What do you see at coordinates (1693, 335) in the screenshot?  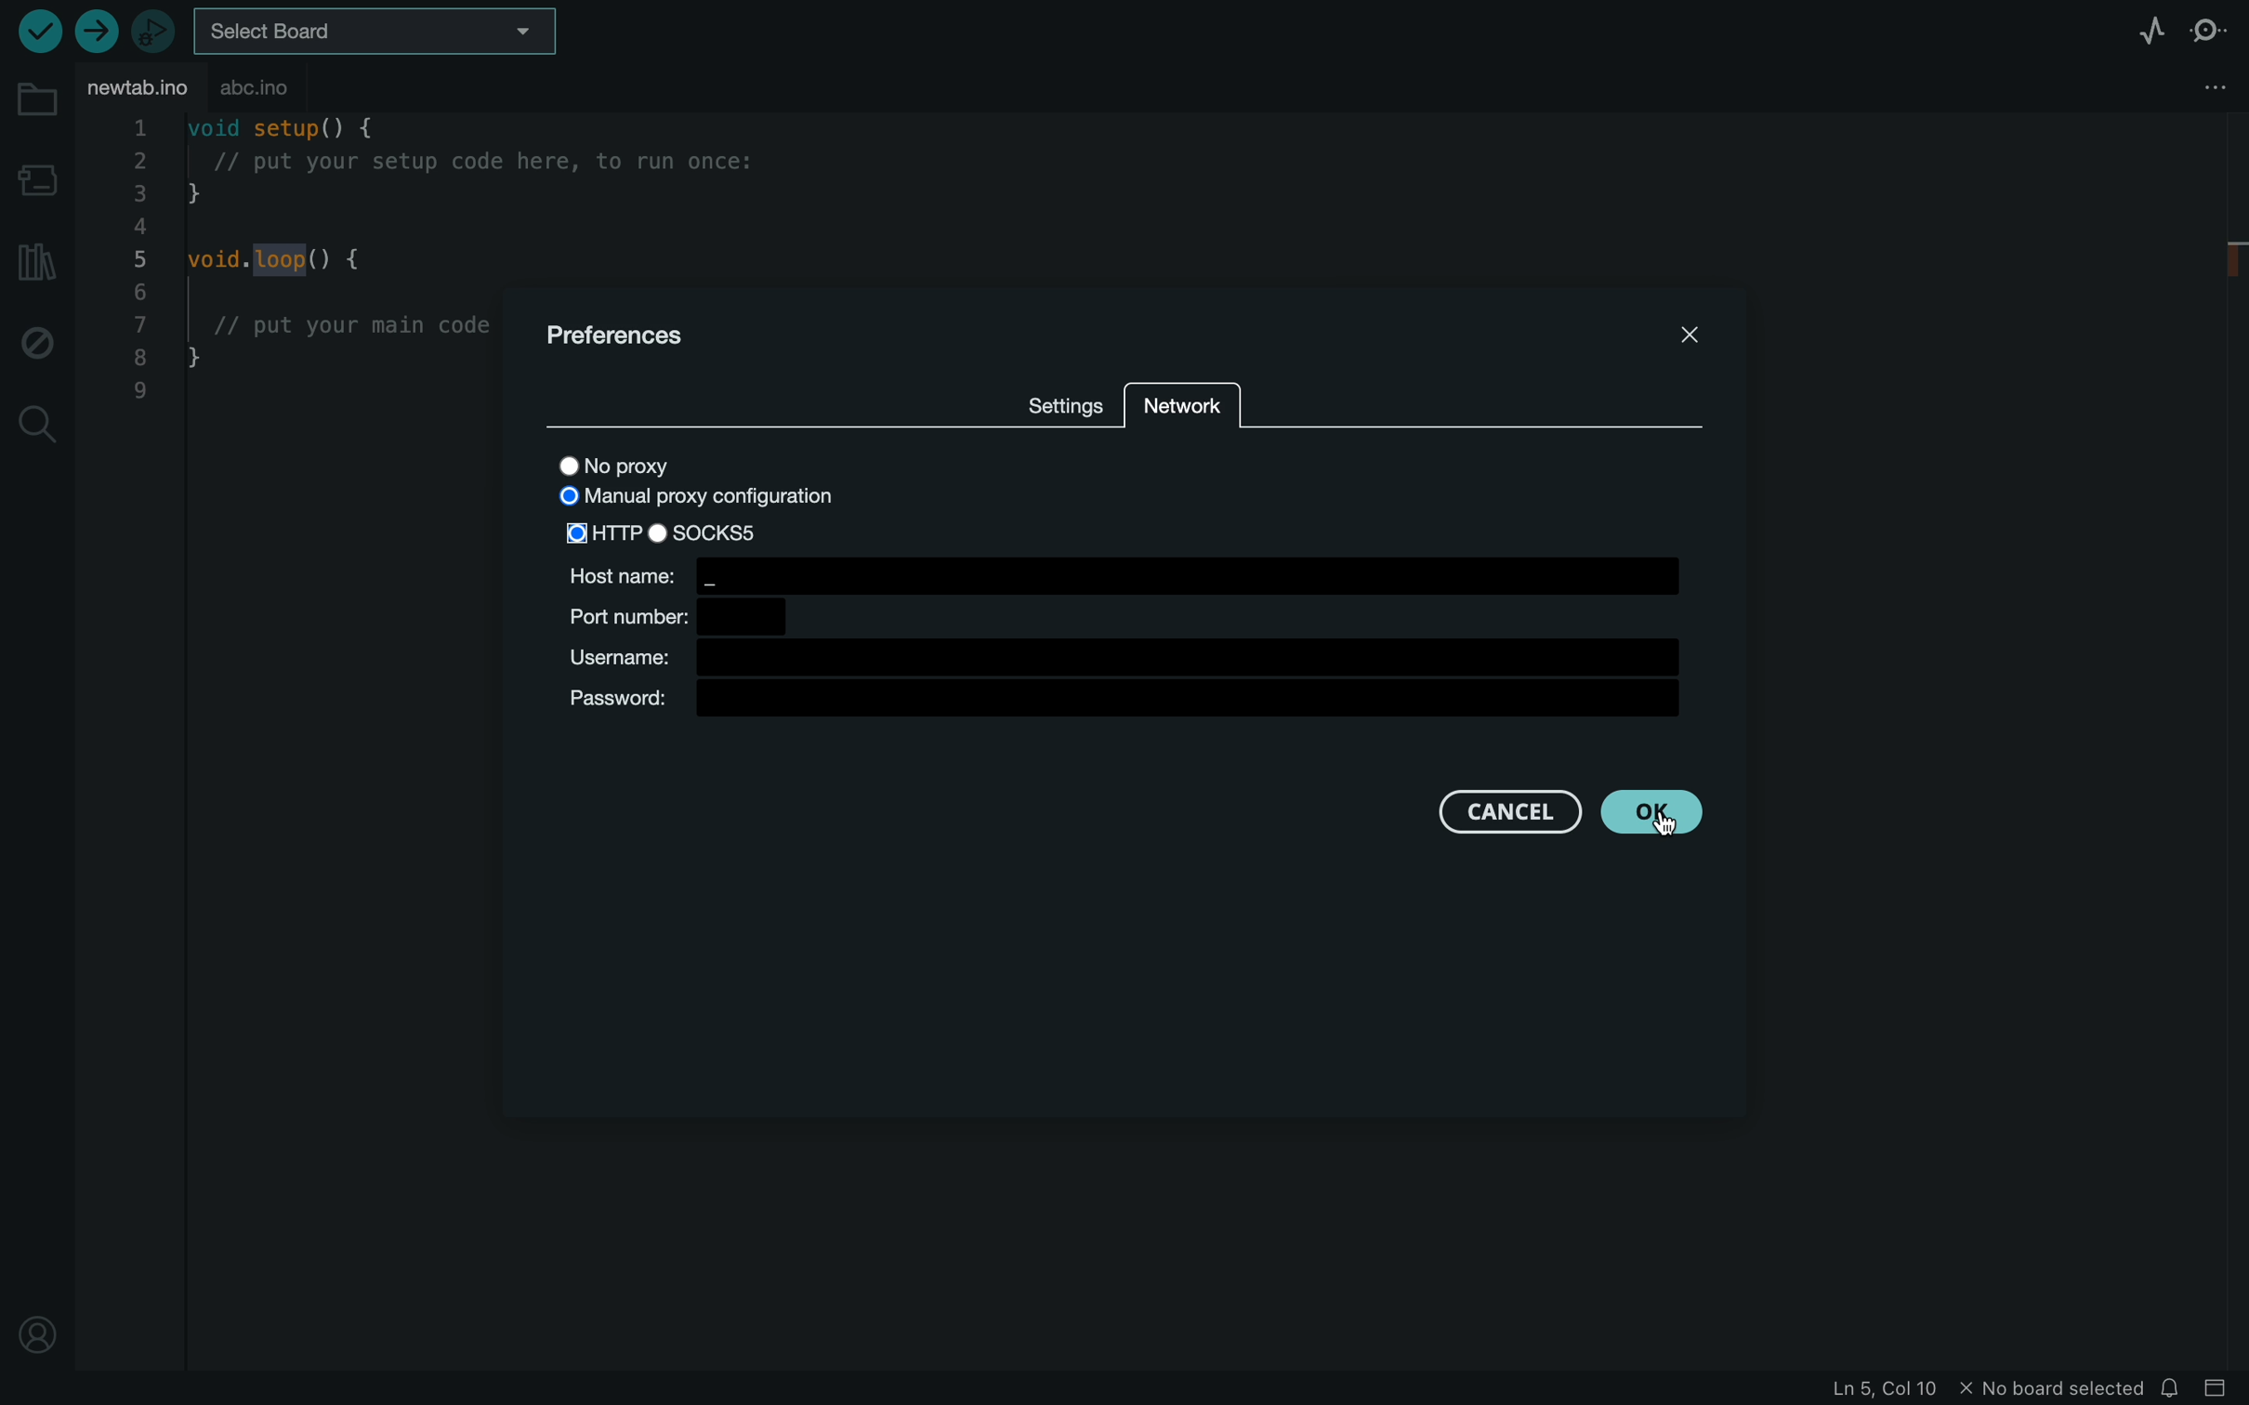 I see `CLOSE` at bounding box center [1693, 335].